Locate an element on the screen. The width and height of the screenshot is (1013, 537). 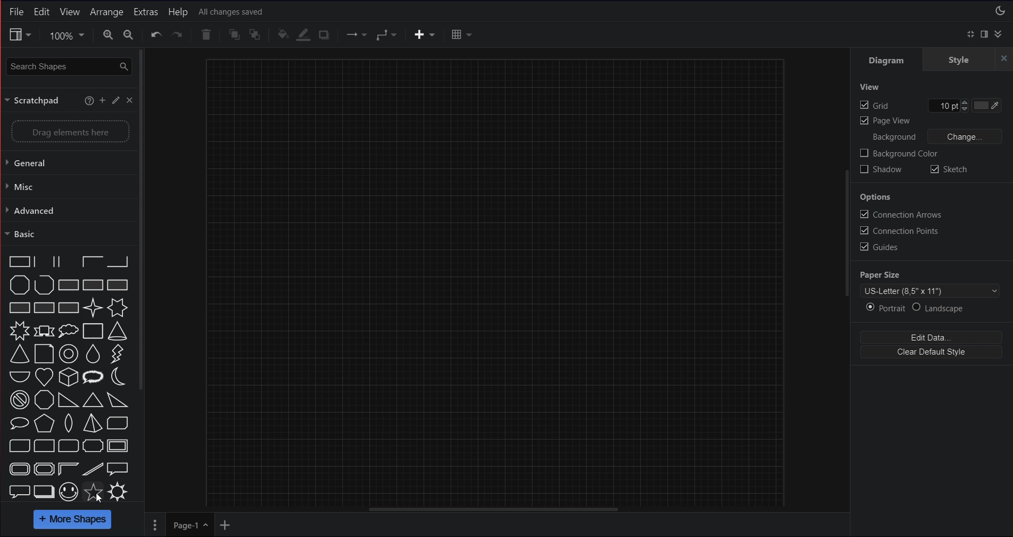
sun is located at coordinates (118, 492).